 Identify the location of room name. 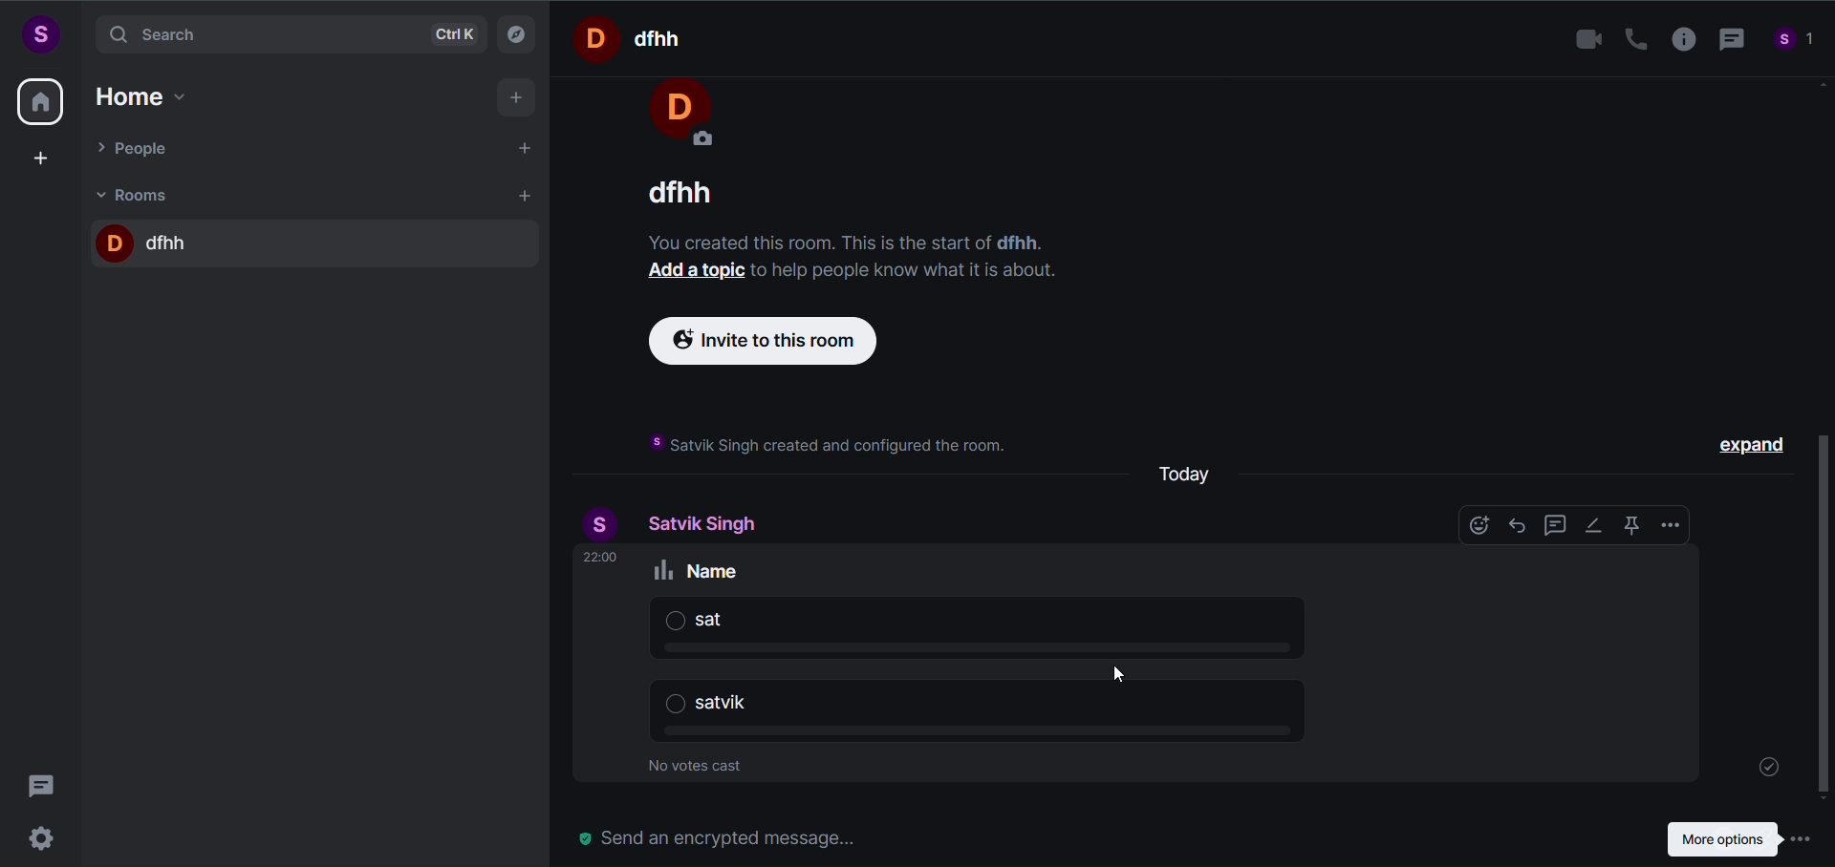
(635, 37).